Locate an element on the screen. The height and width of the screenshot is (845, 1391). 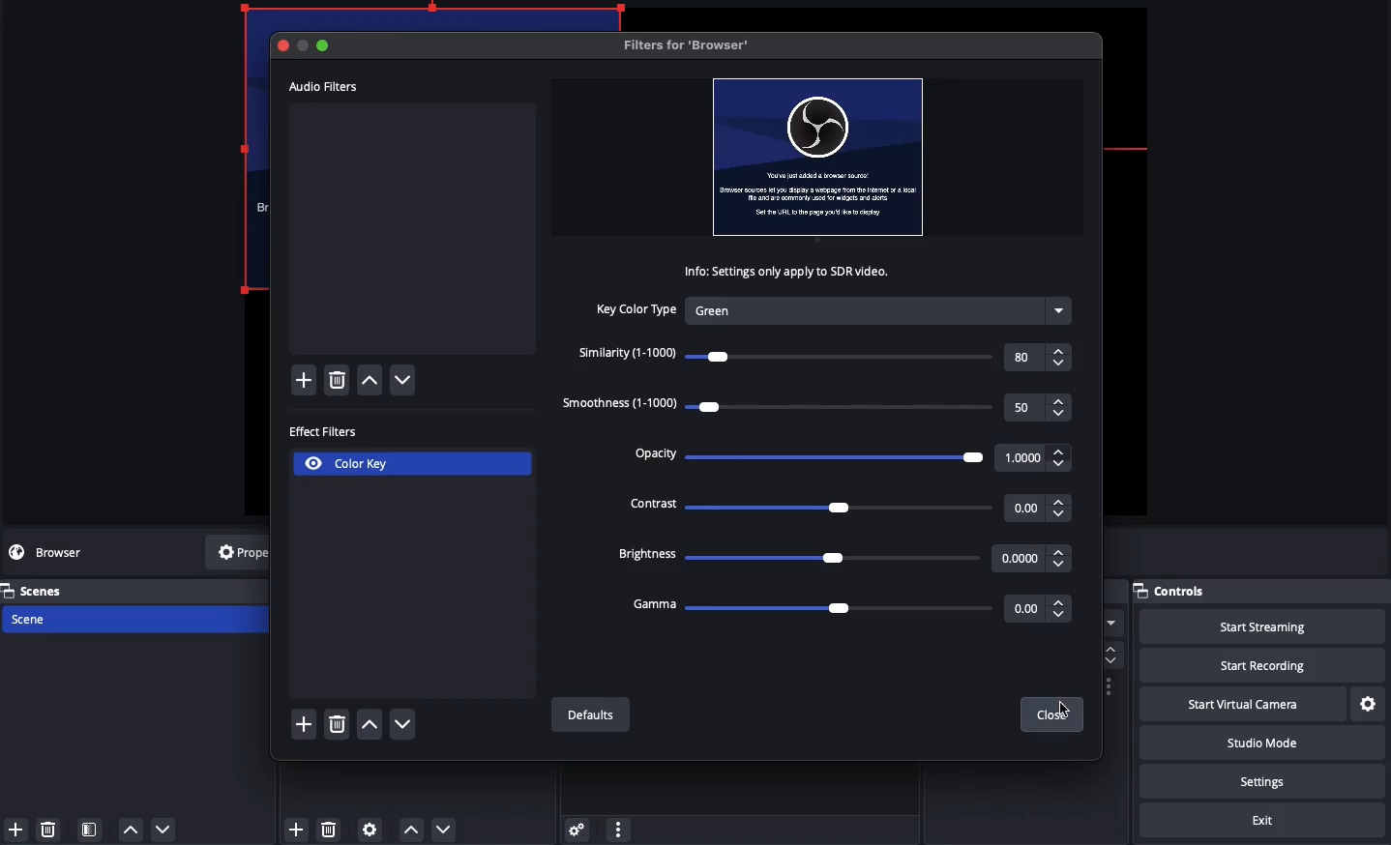
Start streaming is located at coordinates (1254, 626).